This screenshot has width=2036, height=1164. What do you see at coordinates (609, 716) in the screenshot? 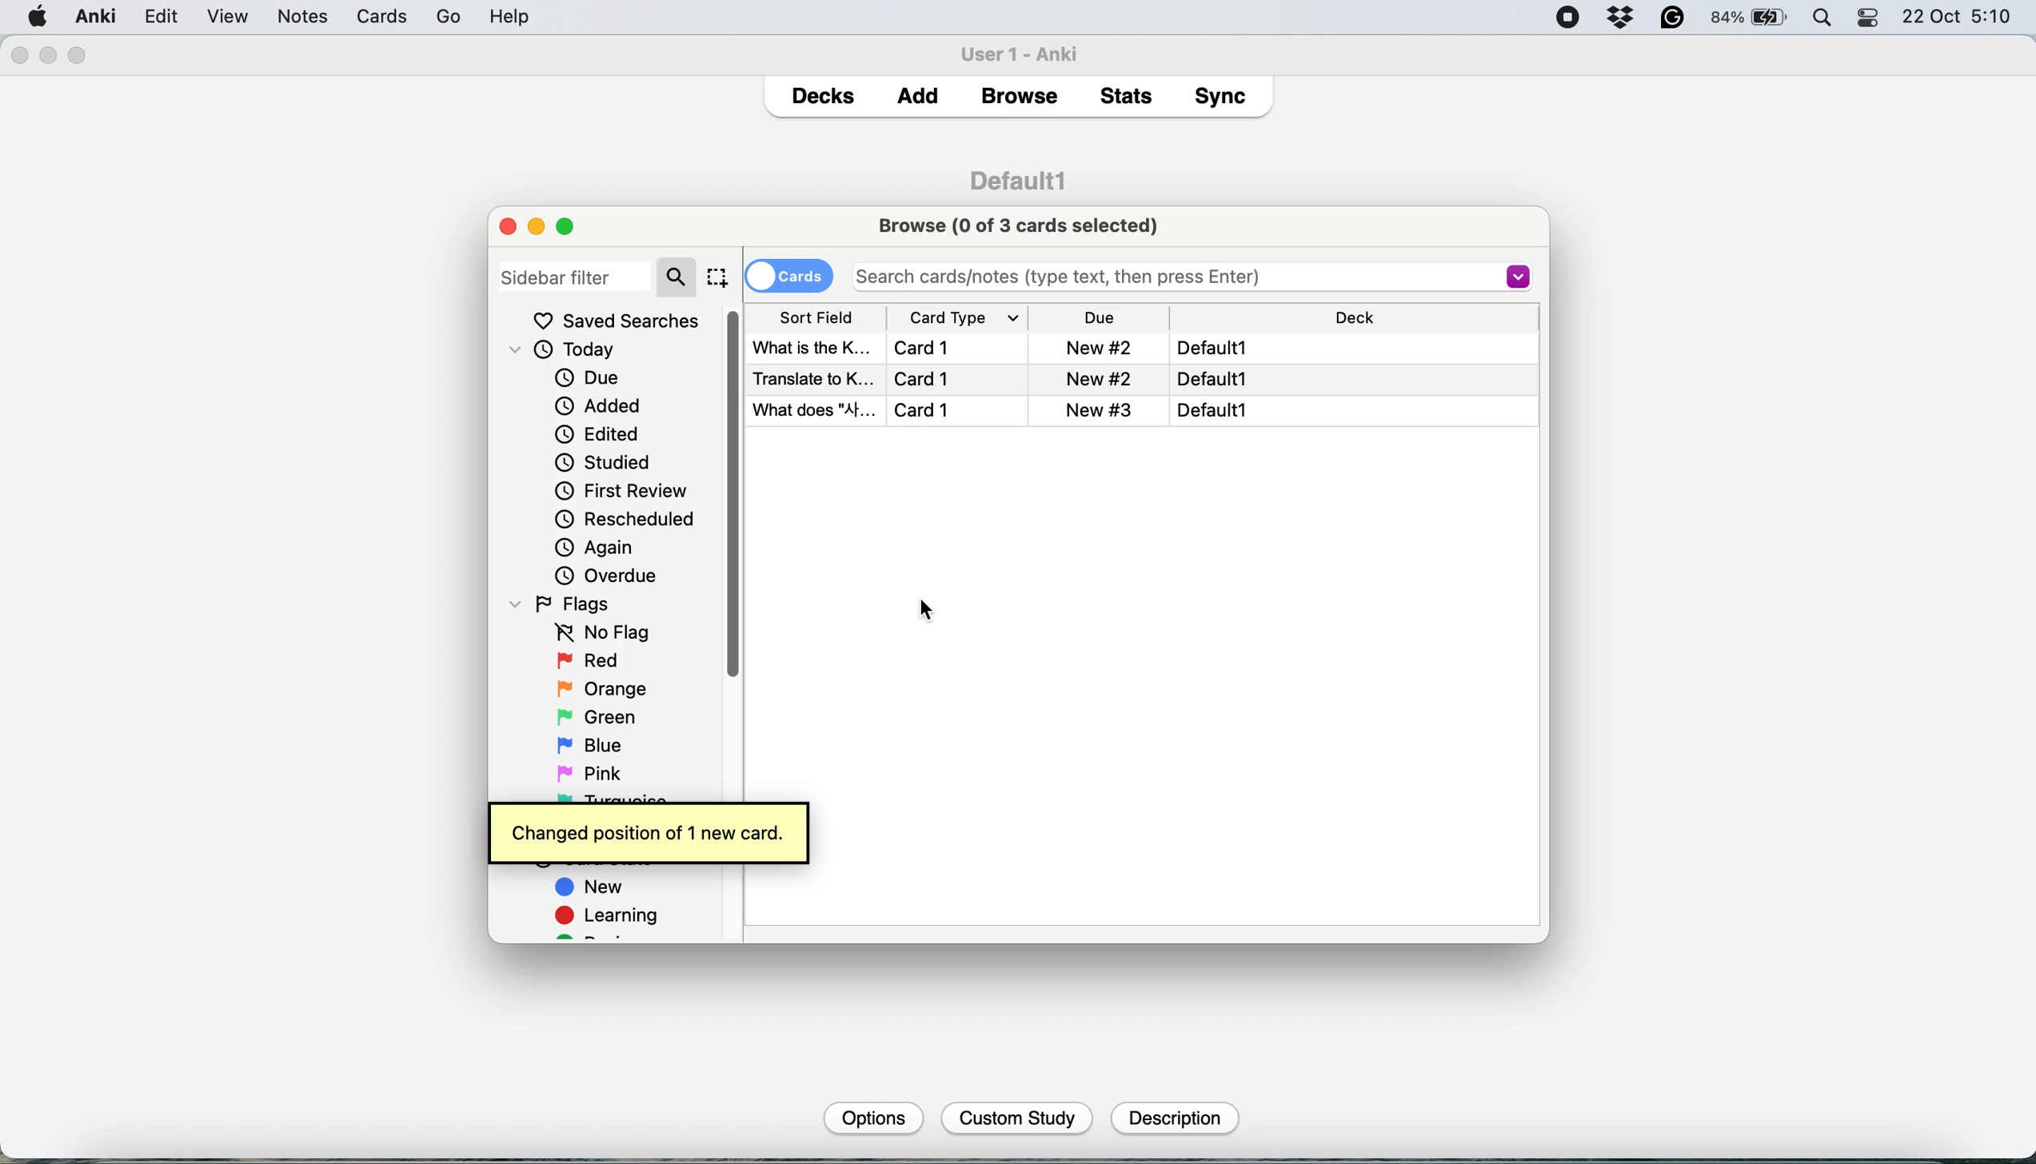
I see `green` at bounding box center [609, 716].